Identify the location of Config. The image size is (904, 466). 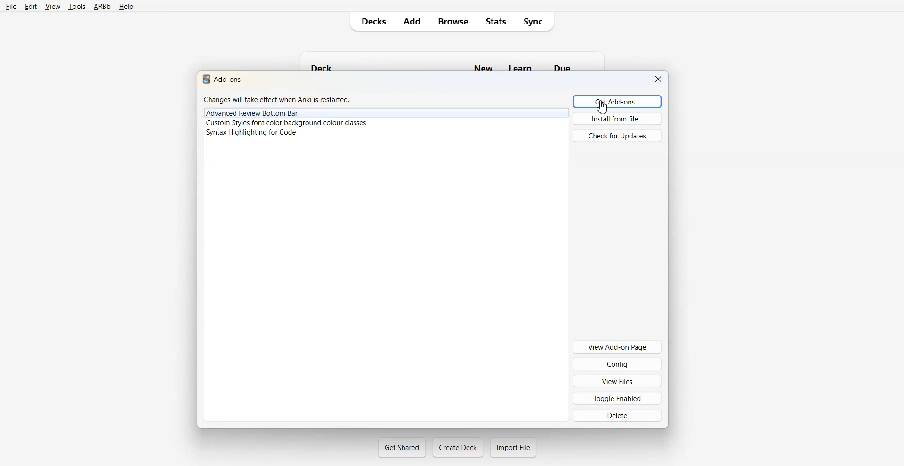
(618, 363).